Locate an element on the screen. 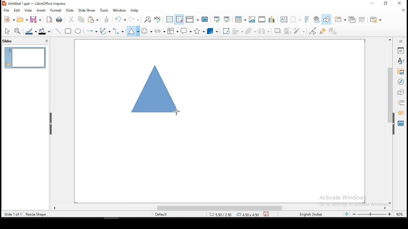 The height and width of the screenshot is (229, 408). delete slide is located at coordinates (362, 19).